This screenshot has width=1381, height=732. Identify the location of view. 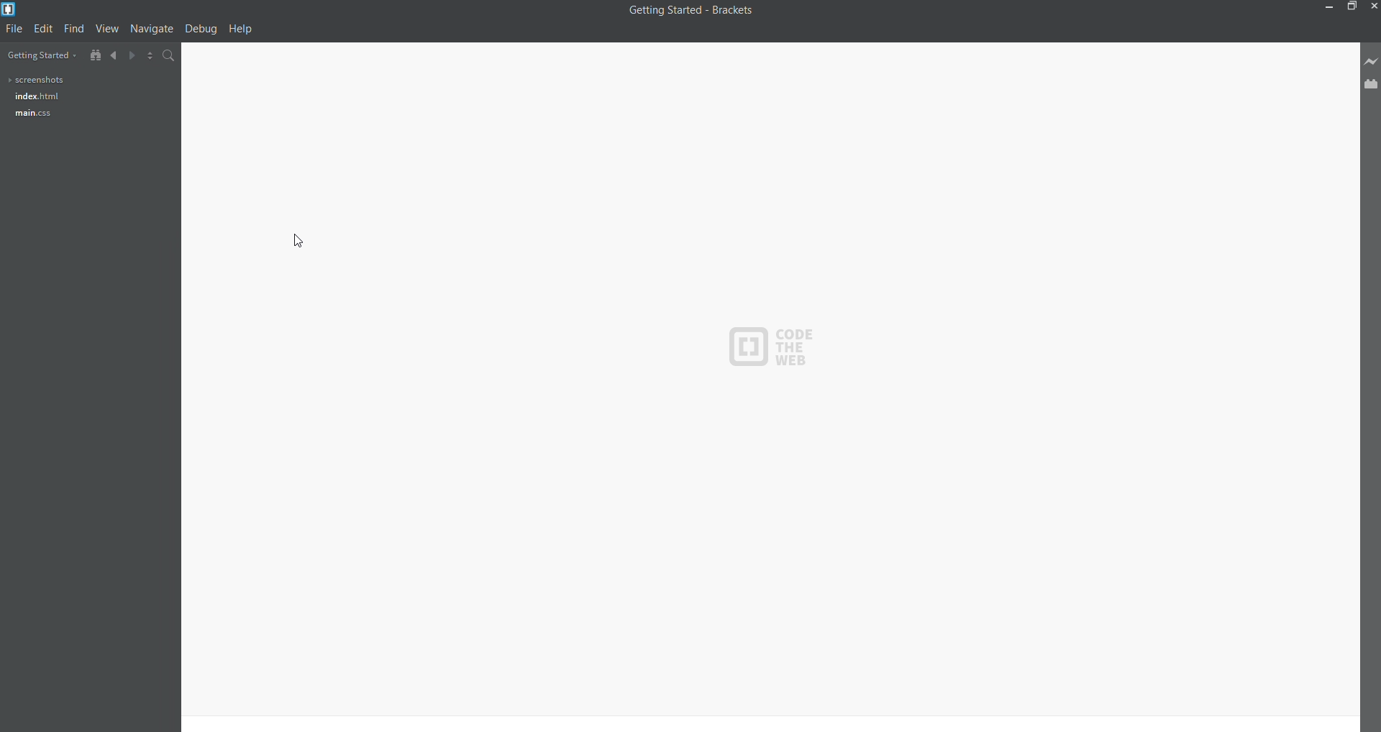
(106, 27).